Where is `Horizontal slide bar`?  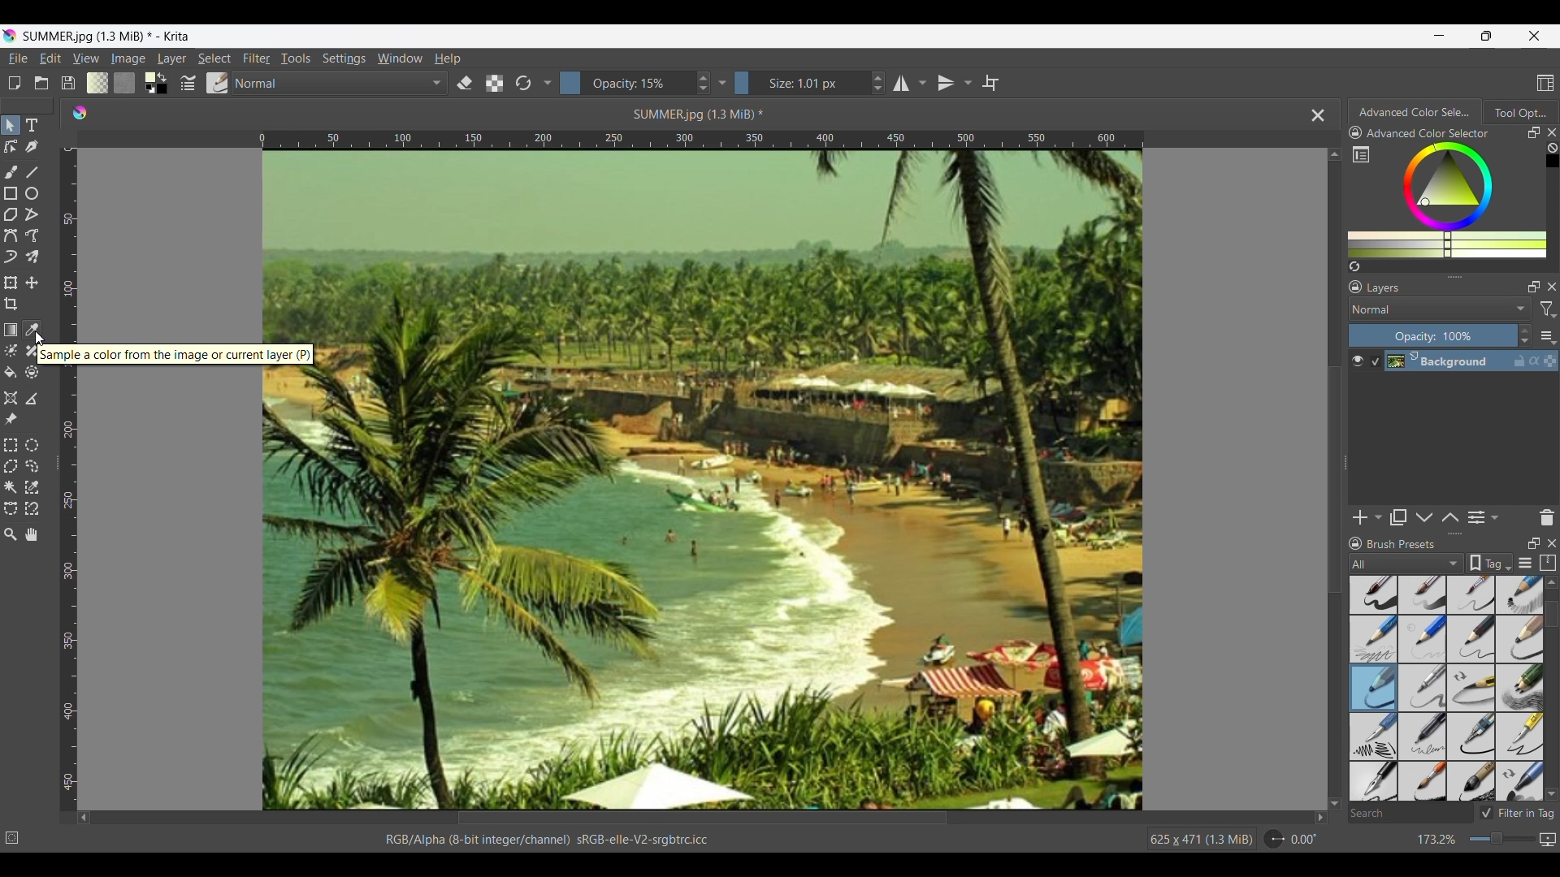
Horizontal slide bar is located at coordinates (702, 818).